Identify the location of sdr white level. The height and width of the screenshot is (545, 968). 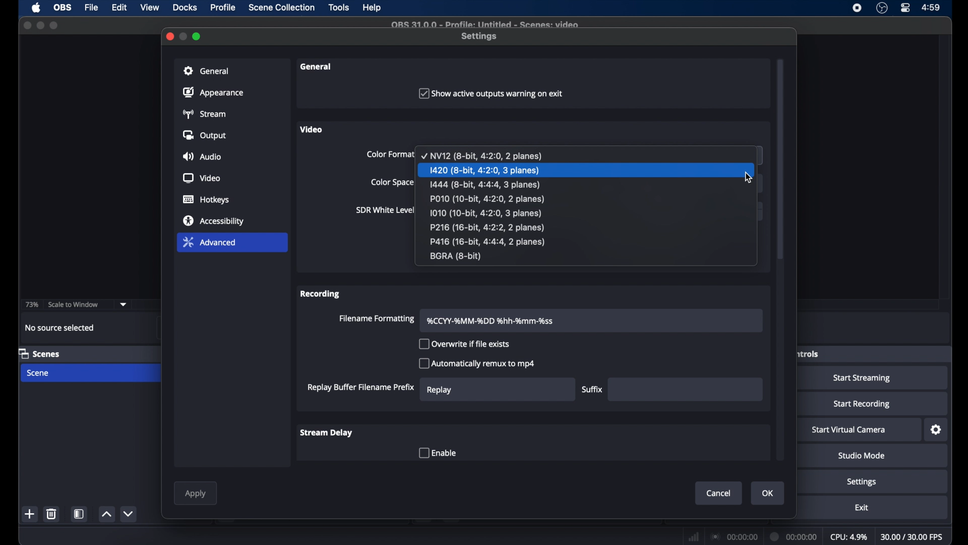
(385, 211).